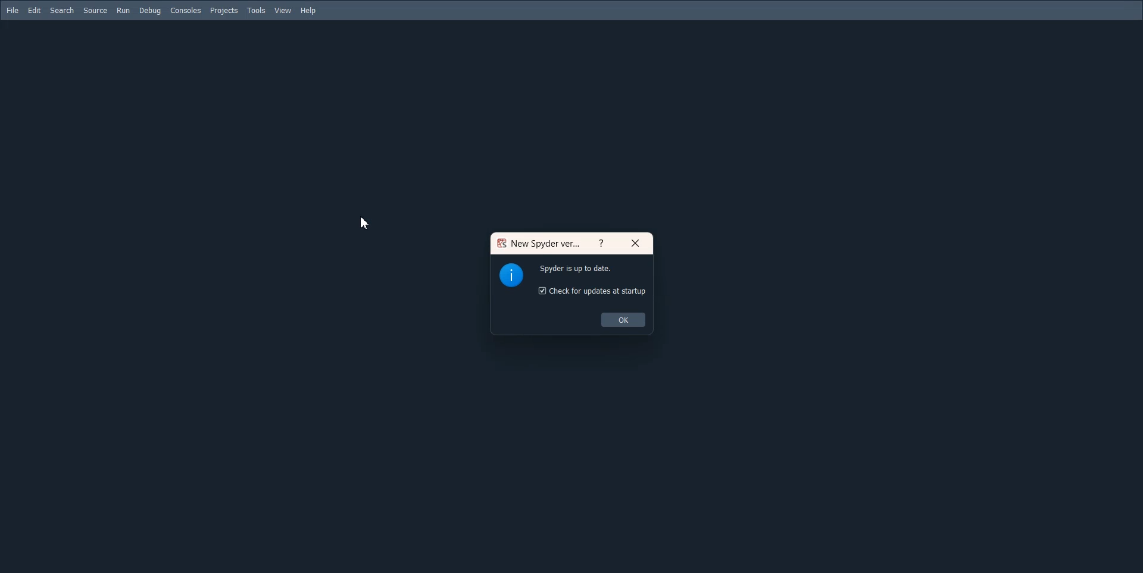 The image size is (1143, 573). Describe the element at coordinates (602, 243) in the screenshot. I see `Help` at that location.